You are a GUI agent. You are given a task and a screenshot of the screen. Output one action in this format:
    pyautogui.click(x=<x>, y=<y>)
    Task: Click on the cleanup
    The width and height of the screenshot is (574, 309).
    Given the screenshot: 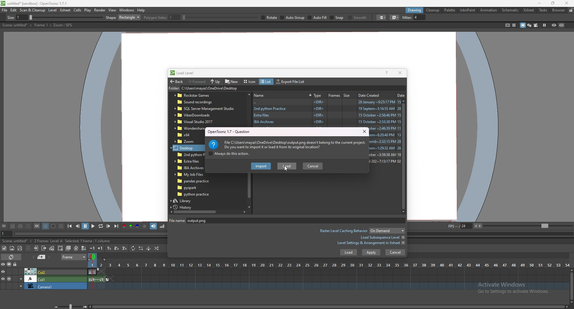 What is the action you would take?
    pyautogui.click(x=433, y=10)
    